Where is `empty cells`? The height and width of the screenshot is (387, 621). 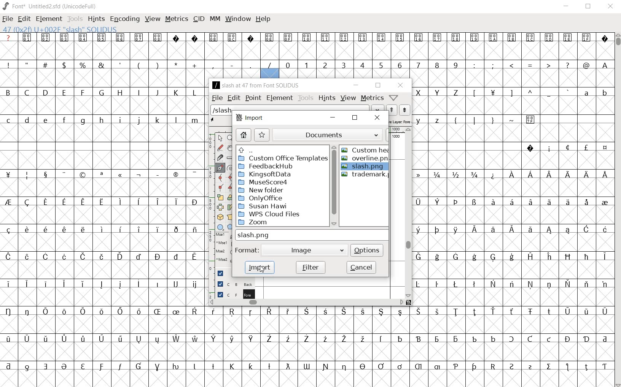
empty cells is located at coordinates (104, 215).